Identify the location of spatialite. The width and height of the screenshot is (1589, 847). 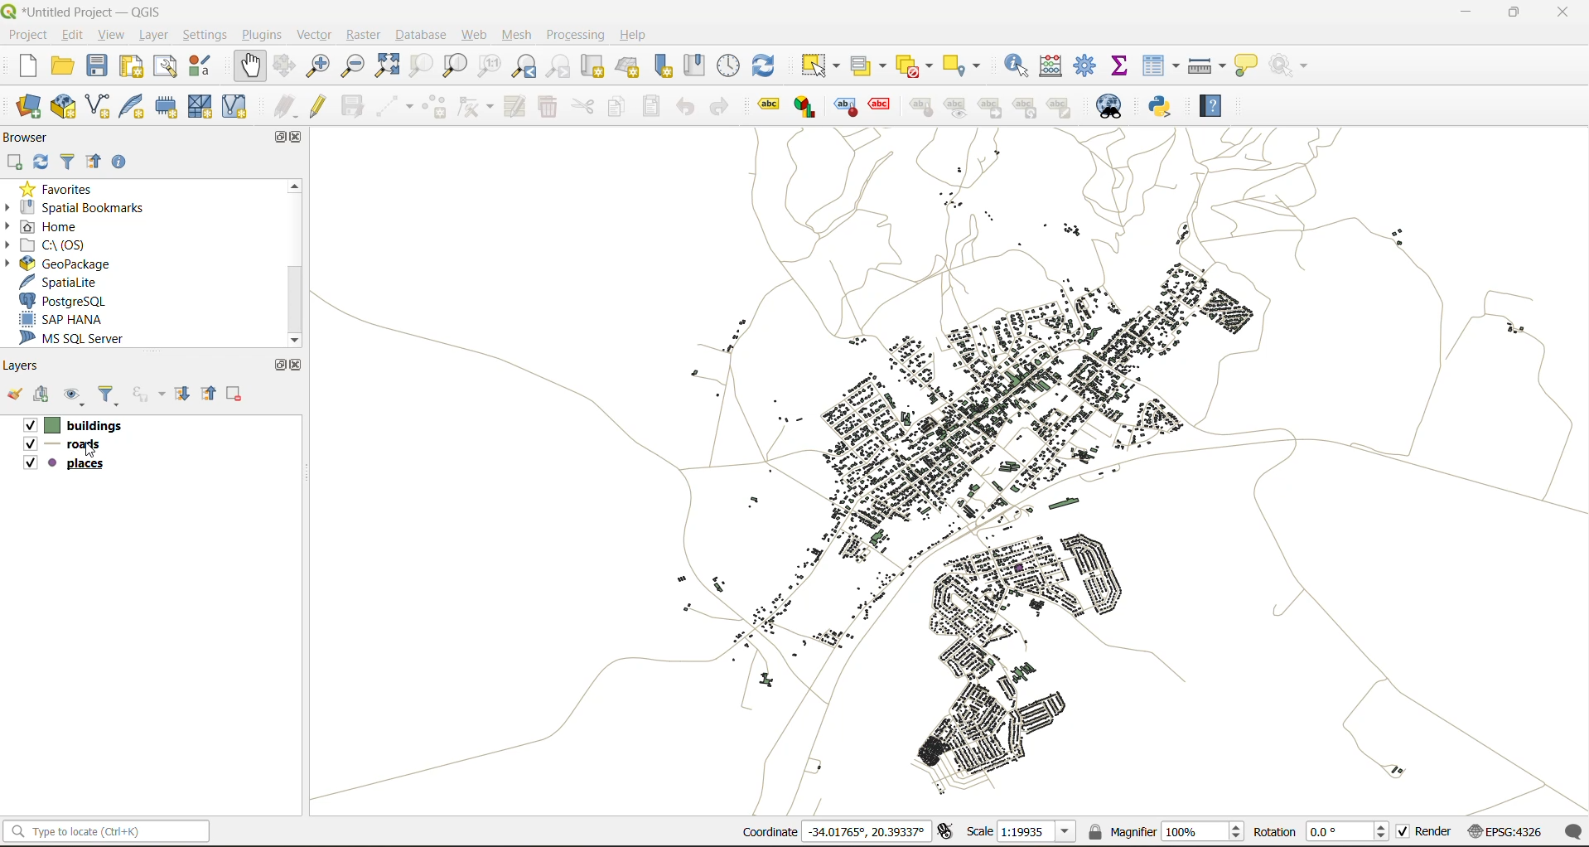
(56, 280).